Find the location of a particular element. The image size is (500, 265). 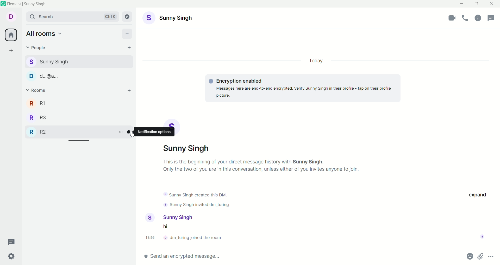

people is located at coordinates (39, 48).